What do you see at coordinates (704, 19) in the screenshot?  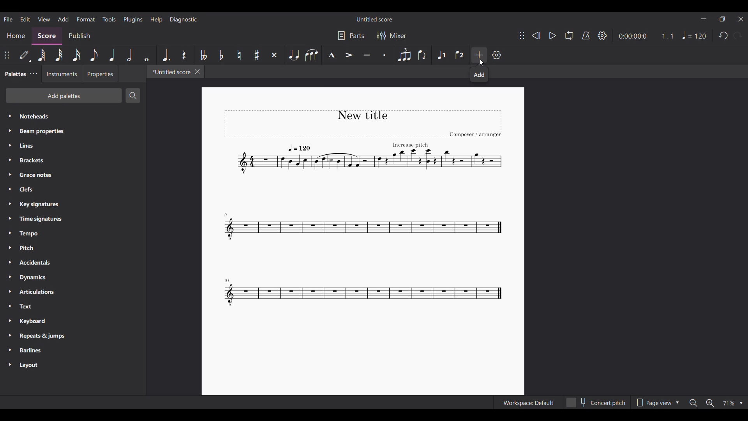 I see `Minimize` at bounding box center [704, 19].